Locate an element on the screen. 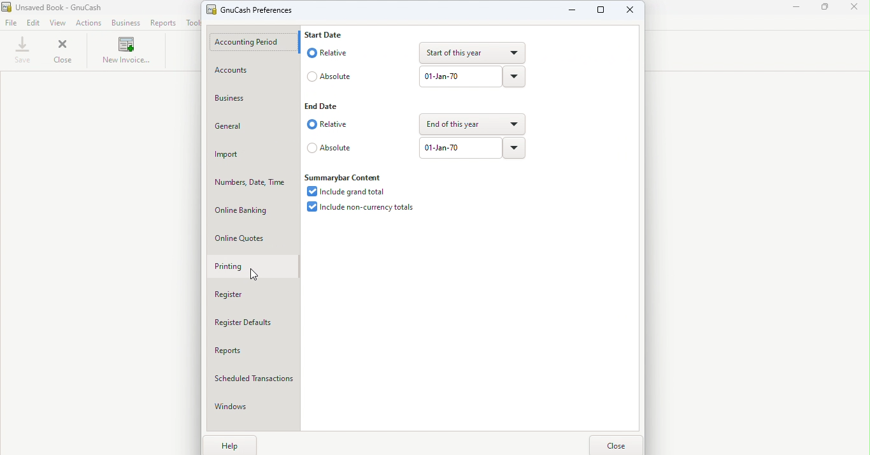 The height and width of the screenshot is (455, 870). Tools is located at coordinates (191, 22).